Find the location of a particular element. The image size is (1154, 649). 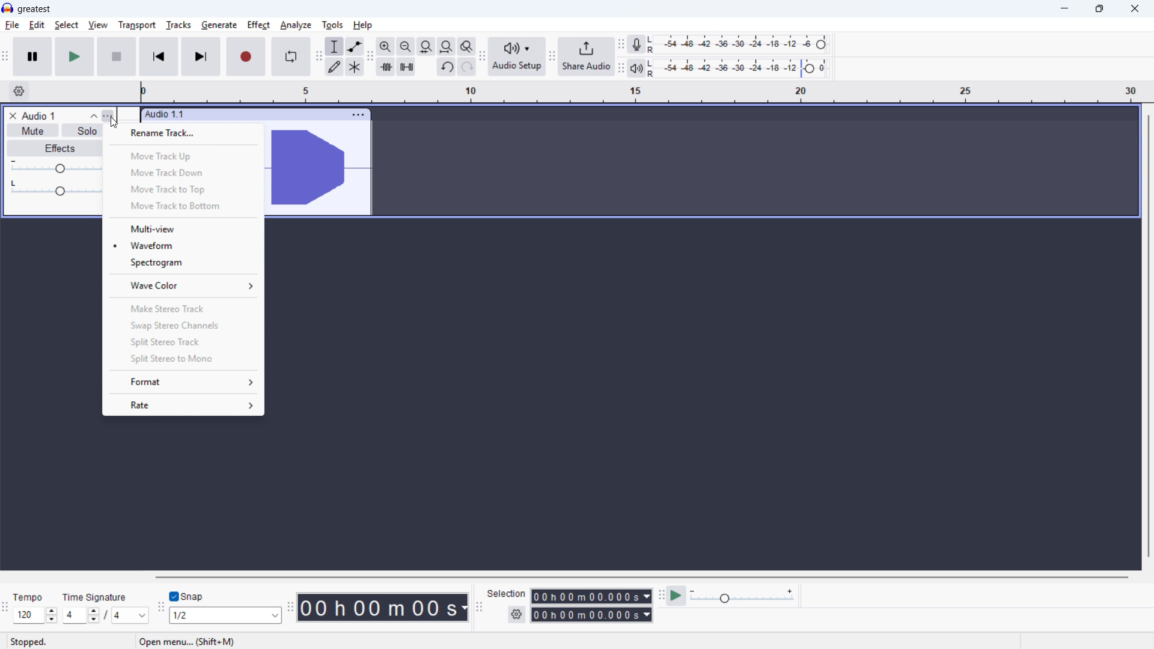

Snapping toolbar  is located at coordinates (161, 611).